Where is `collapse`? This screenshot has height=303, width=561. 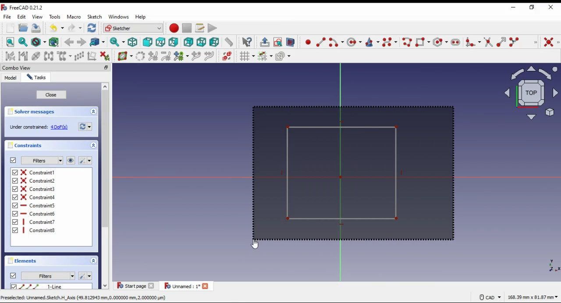
collapse is located at coordinates (93, 112).